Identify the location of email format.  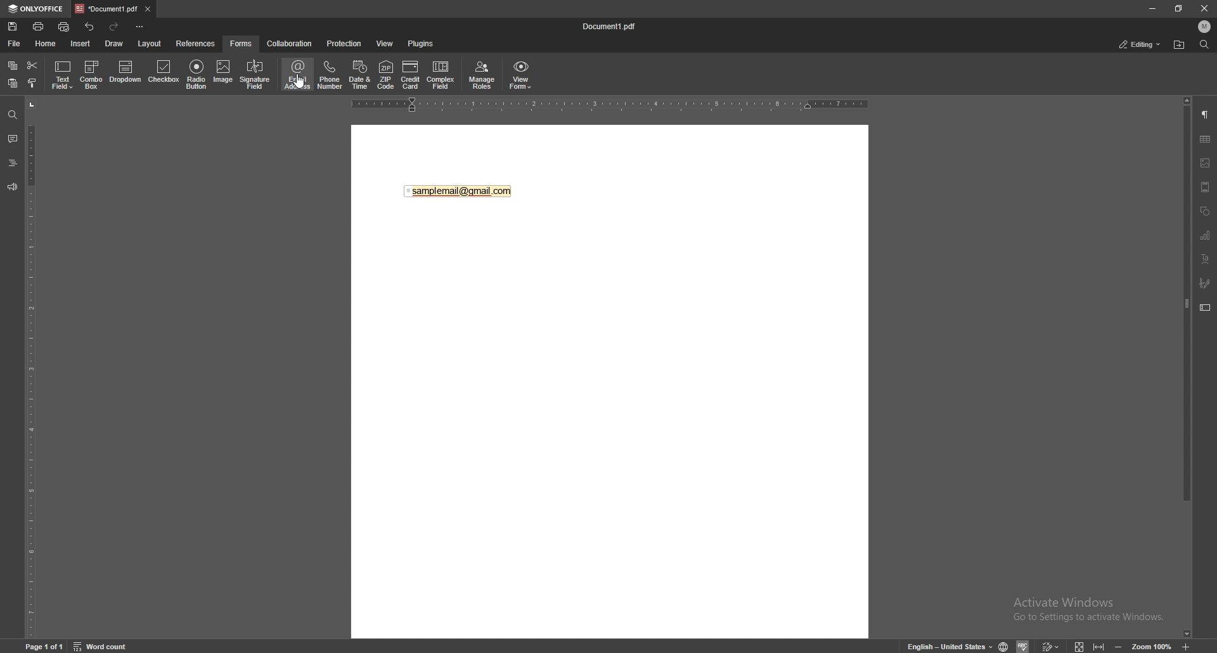
(459, 191).